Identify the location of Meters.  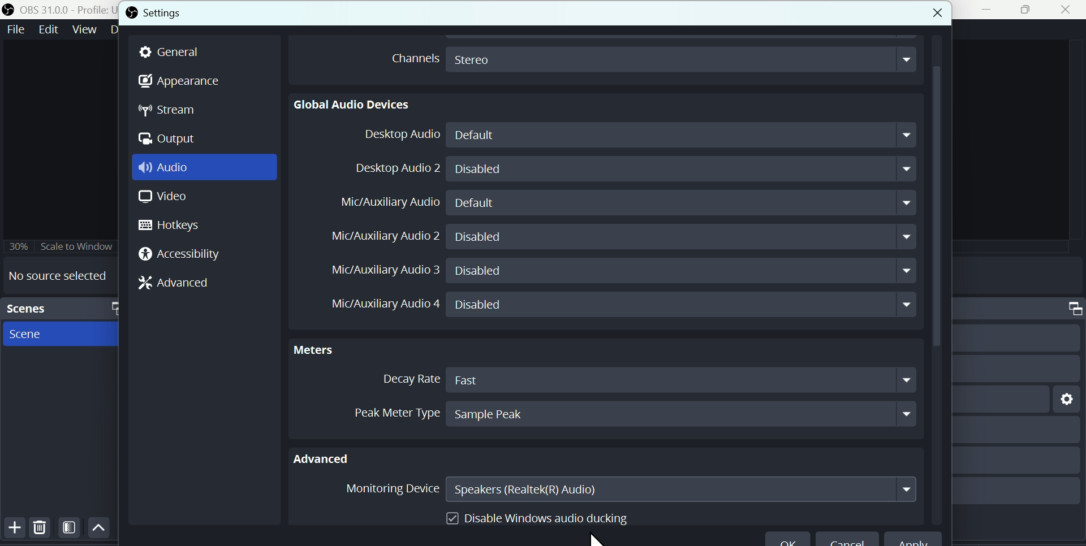
(322, 348).